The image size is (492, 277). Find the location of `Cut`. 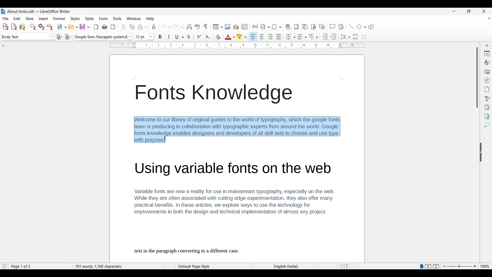

Cut is located at coordinates (124, 27).